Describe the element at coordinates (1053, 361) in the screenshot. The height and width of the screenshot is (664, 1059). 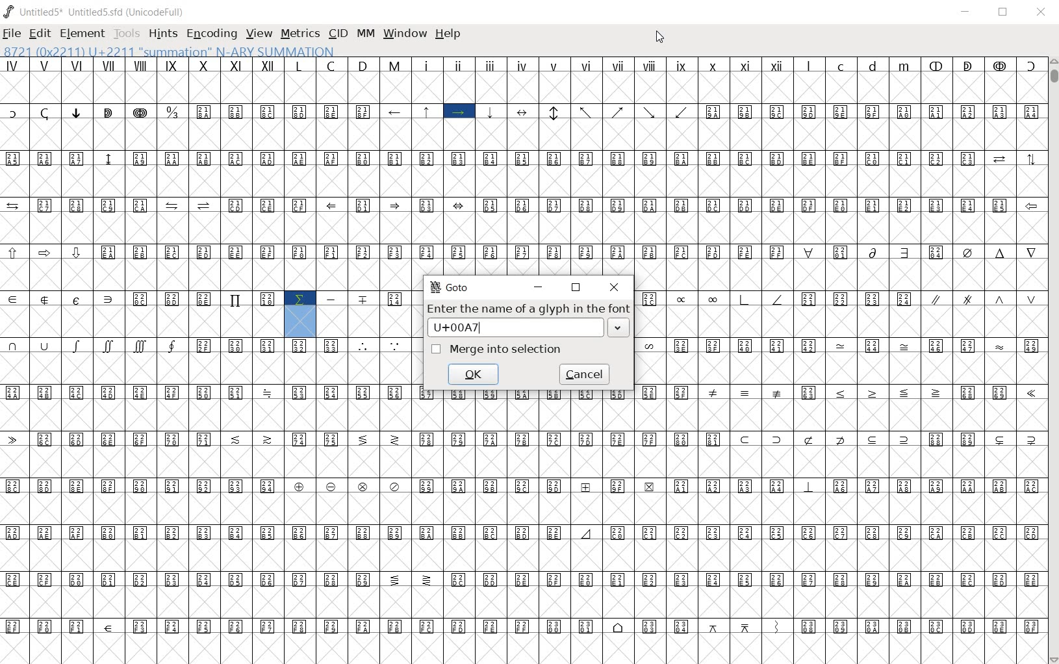
I see `SCROLLBAR` at that location.